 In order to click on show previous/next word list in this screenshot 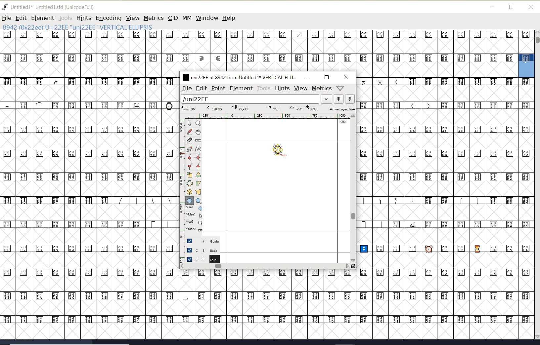, I will do `click(345, 99)`.